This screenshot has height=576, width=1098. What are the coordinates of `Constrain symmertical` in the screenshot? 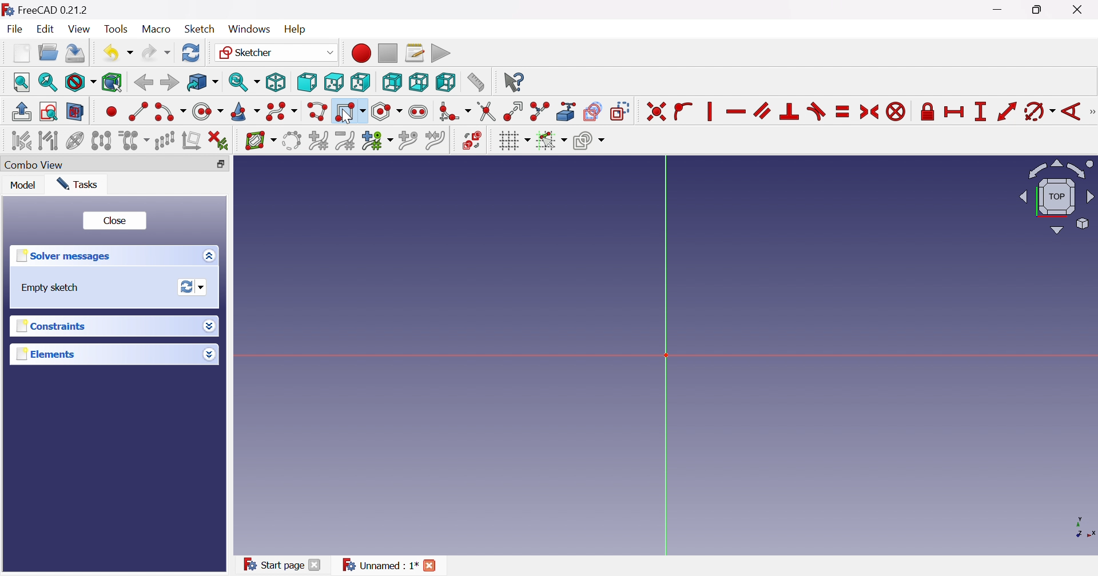 It's located at (870, 112).